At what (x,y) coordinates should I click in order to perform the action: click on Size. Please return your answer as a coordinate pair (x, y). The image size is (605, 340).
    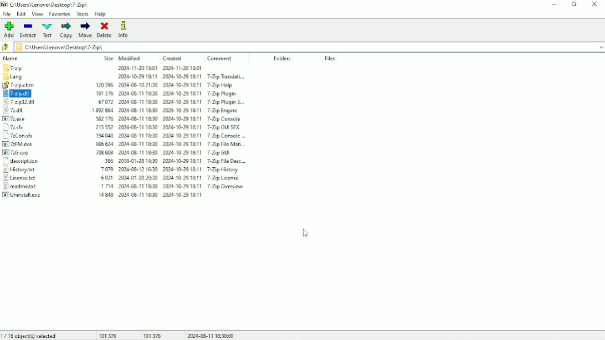
    Looking at the image, I should click on (109, 58).